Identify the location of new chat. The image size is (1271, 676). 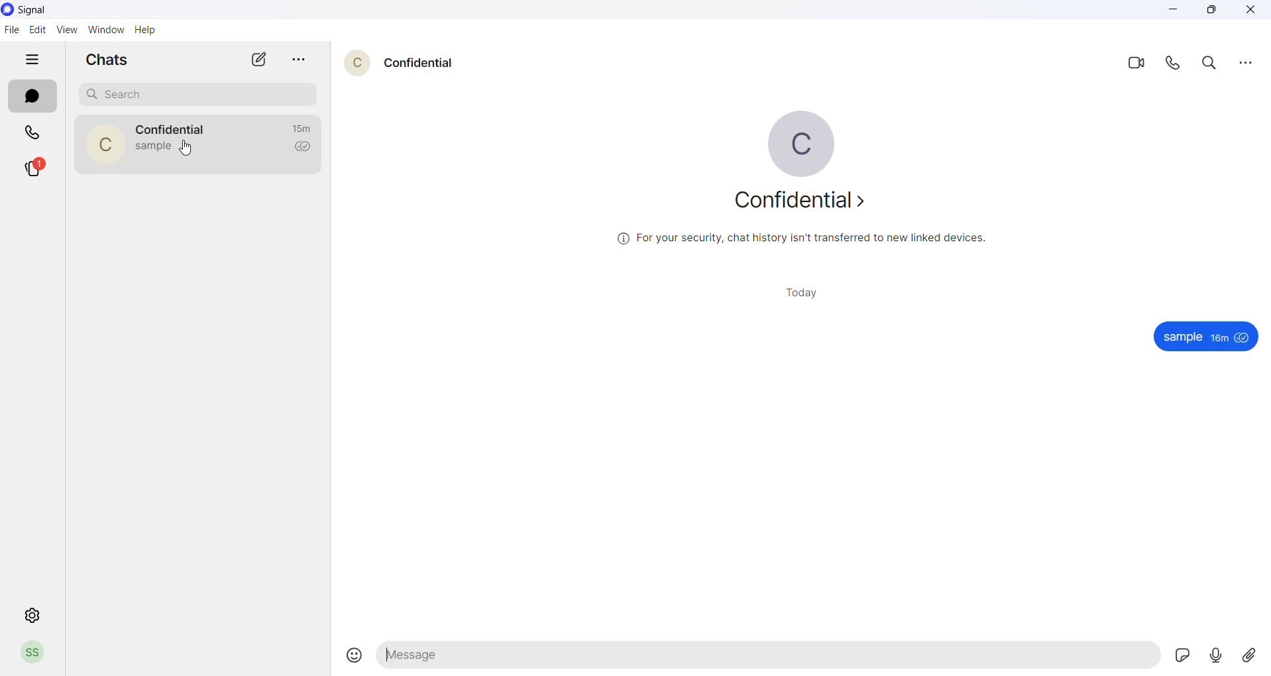
(253, 61).